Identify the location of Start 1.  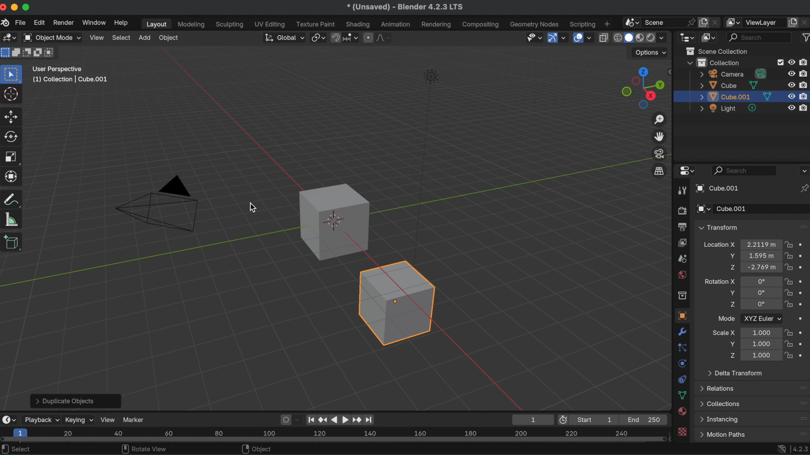
(598, 420).